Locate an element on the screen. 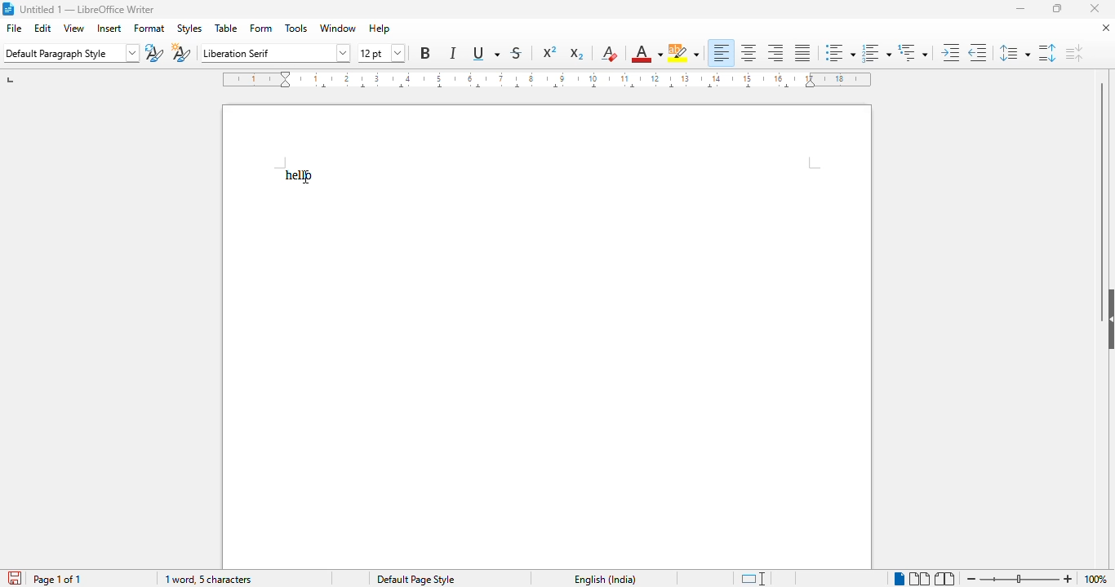  select outline format is located at coordinates (913, 52).